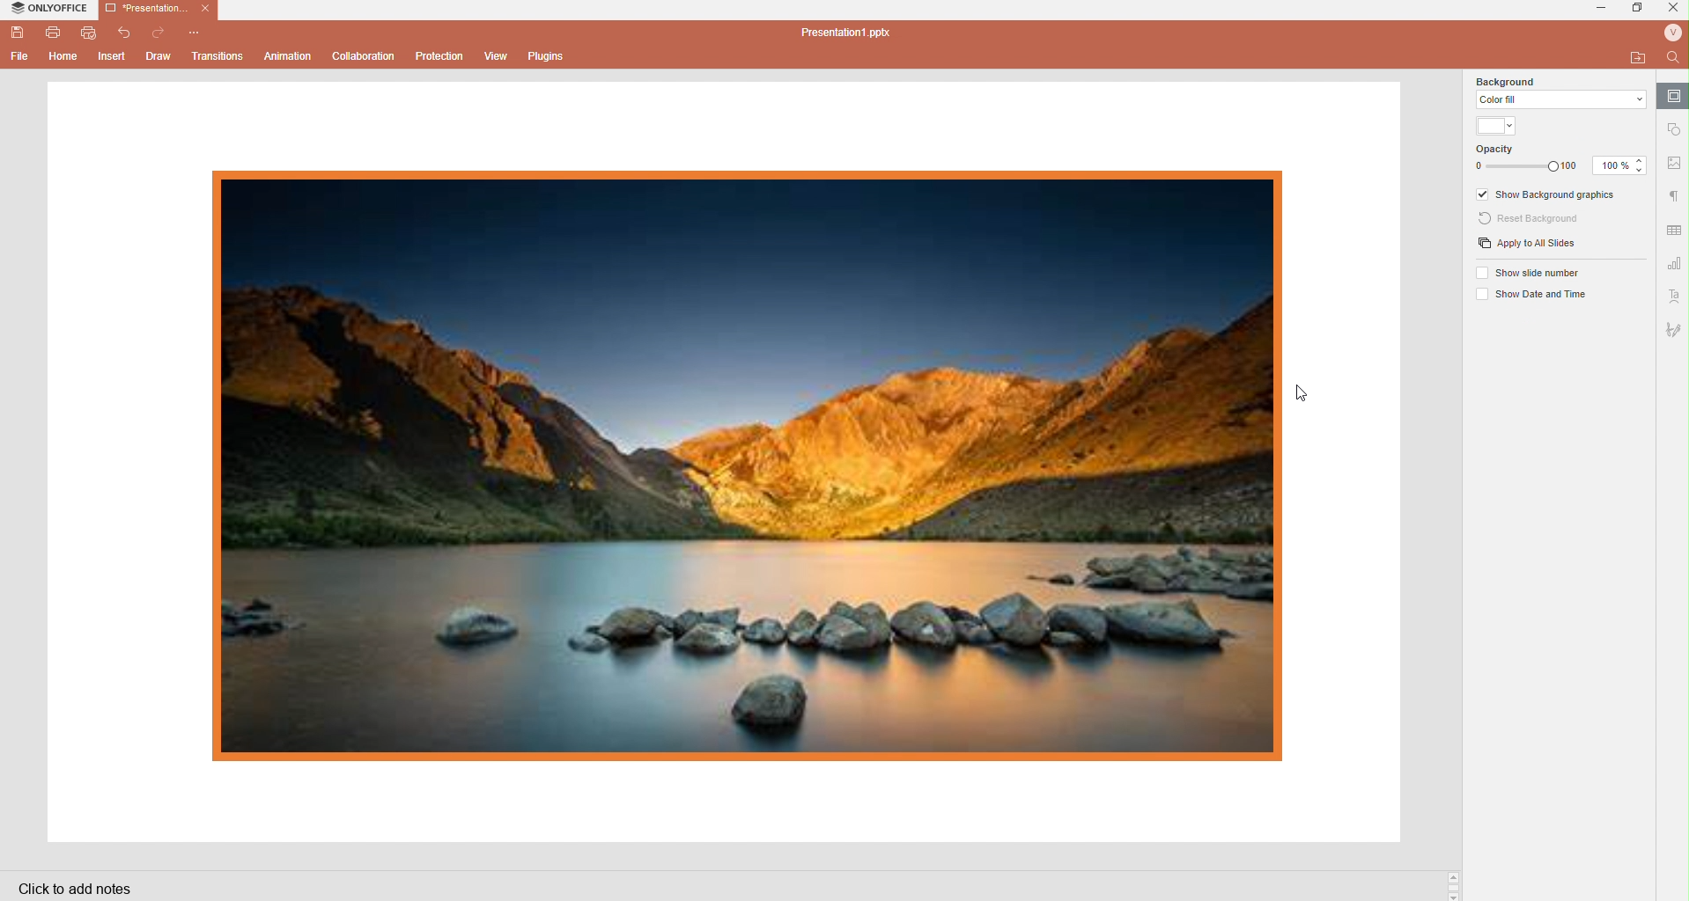  I want to click on Cursor, so click(1312, 393).